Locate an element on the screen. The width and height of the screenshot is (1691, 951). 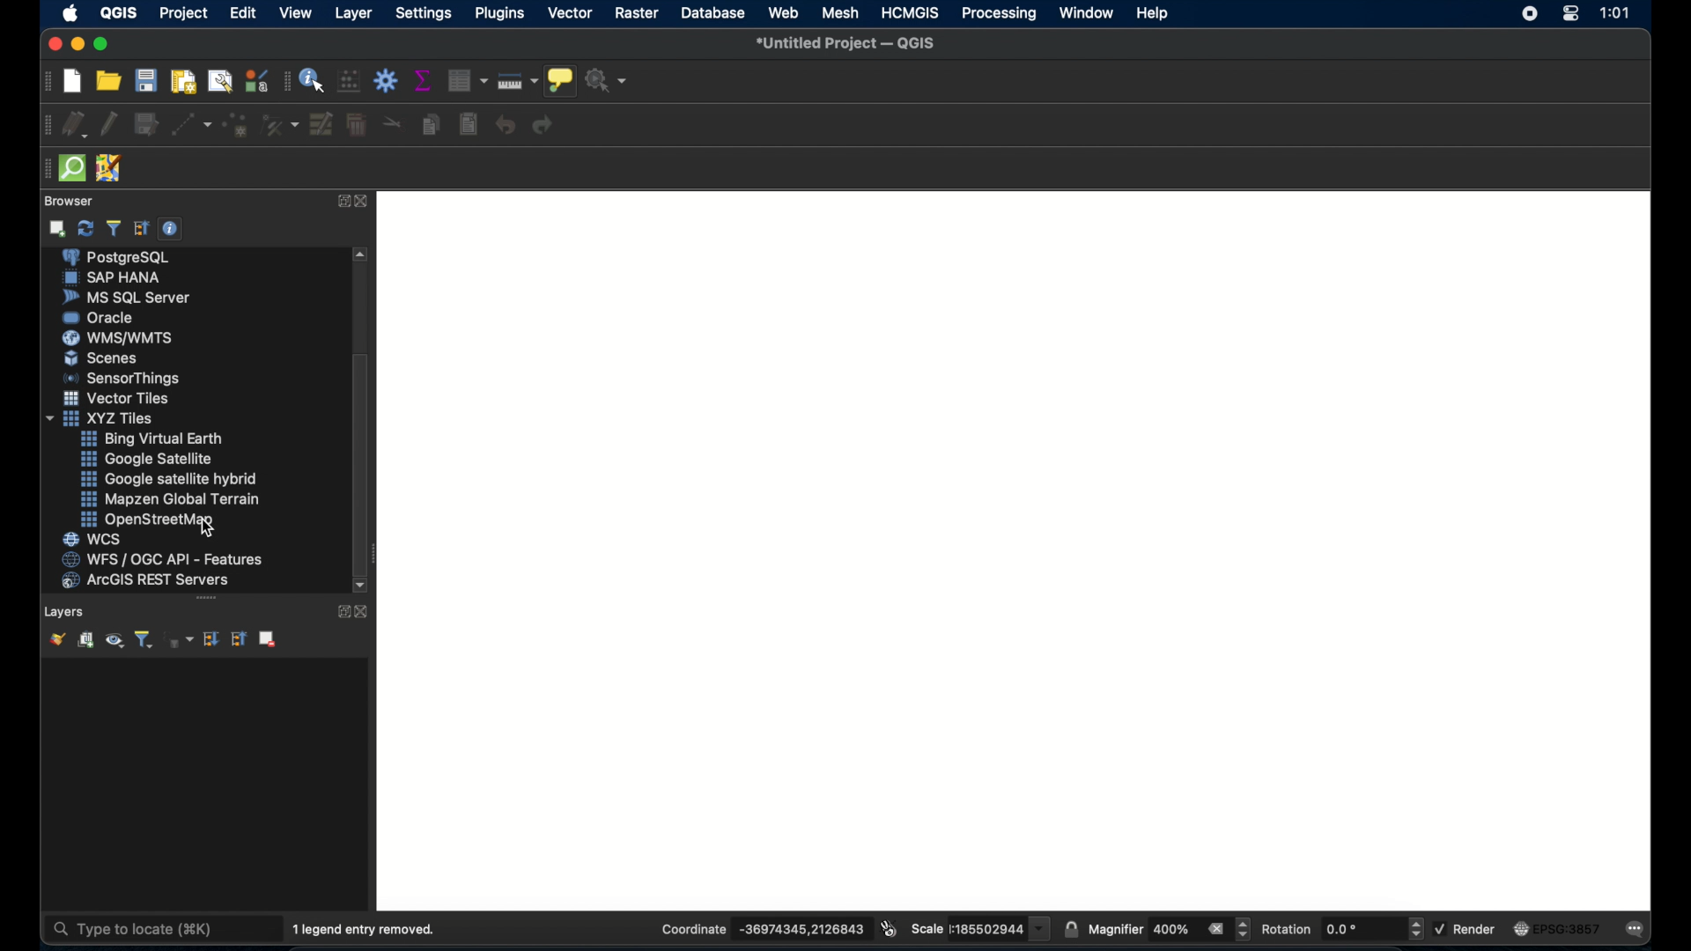
vector is located at coordinates (572, 13).